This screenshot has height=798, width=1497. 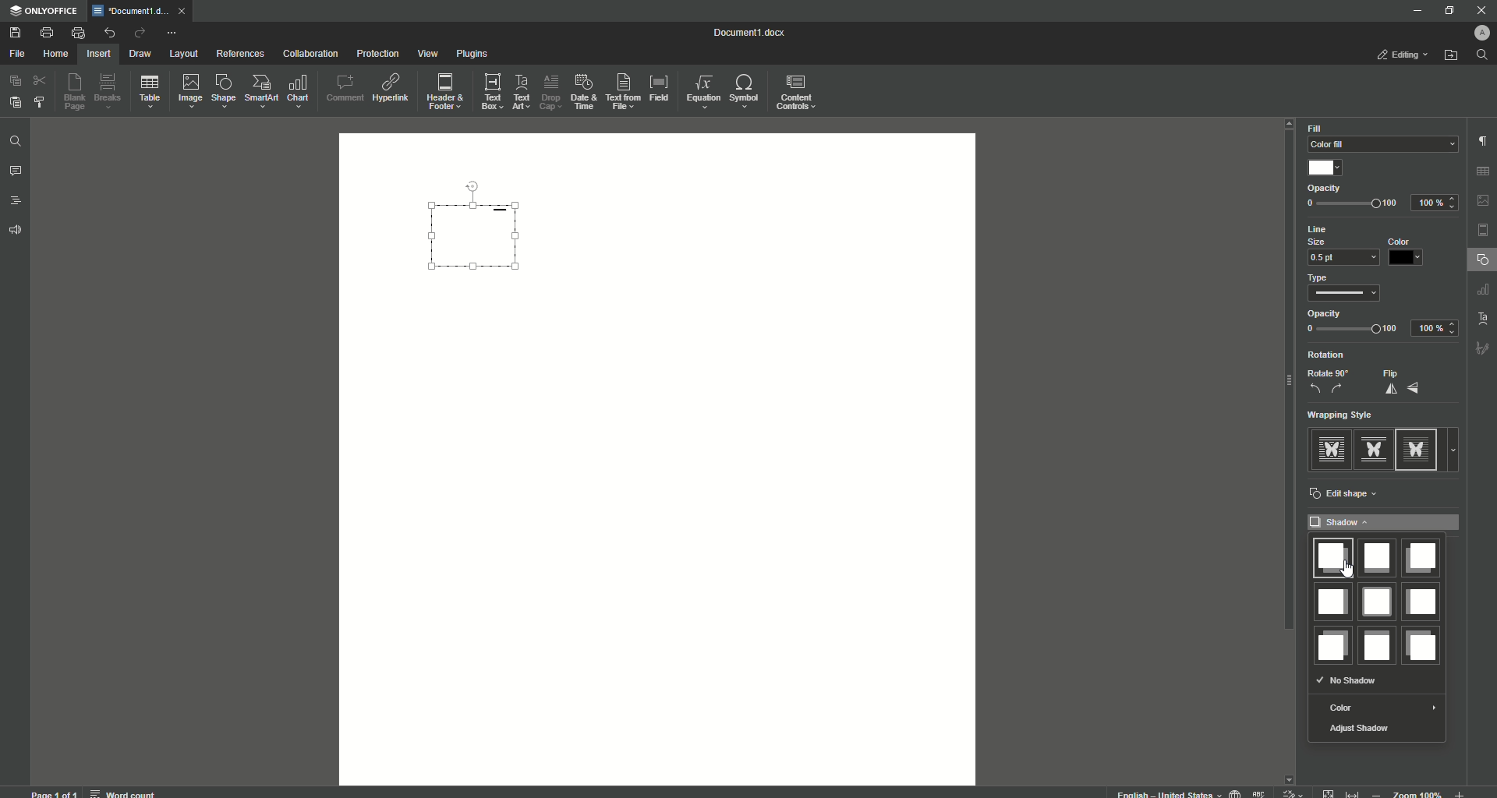 I want to click on close, so click(x=186, y=10).